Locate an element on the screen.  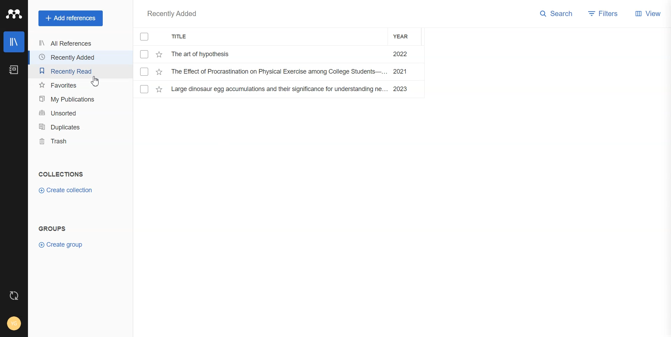
File is located at coordinates (279, 72).